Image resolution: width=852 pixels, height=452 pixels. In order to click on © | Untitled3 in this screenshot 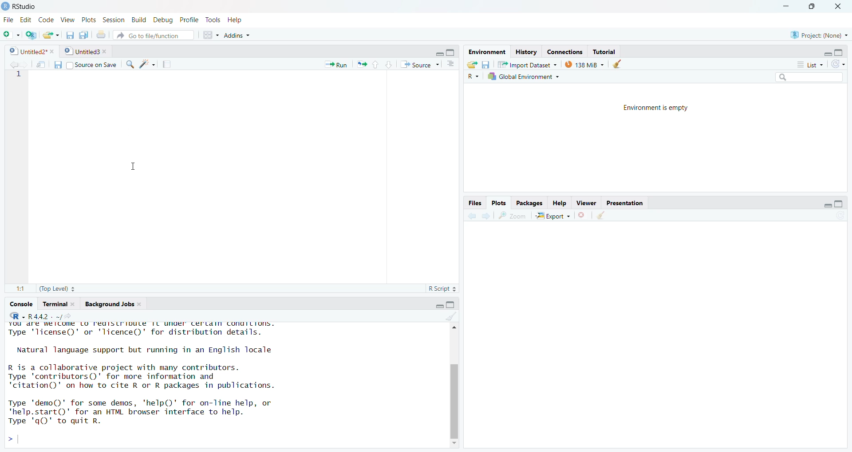, I will do `click(78, 51)`.